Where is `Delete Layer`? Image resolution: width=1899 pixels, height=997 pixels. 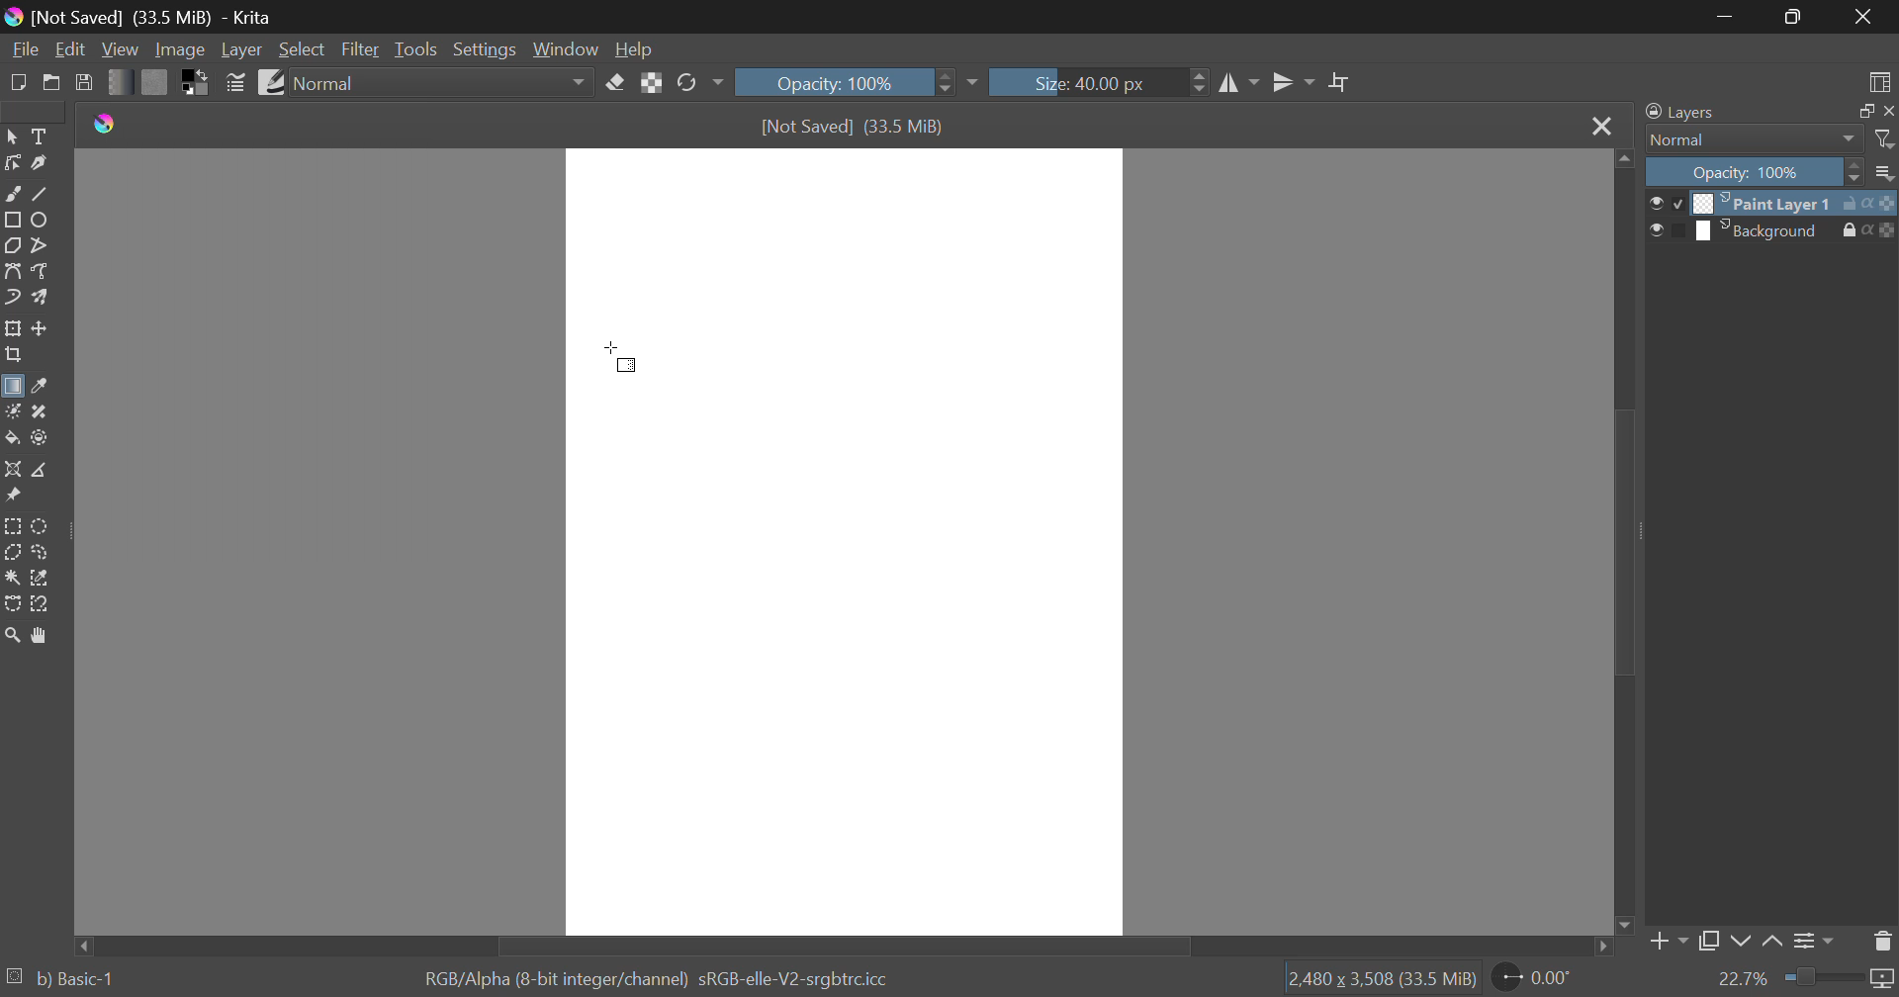 Delete Layer is located at coordinates (1883, 940).